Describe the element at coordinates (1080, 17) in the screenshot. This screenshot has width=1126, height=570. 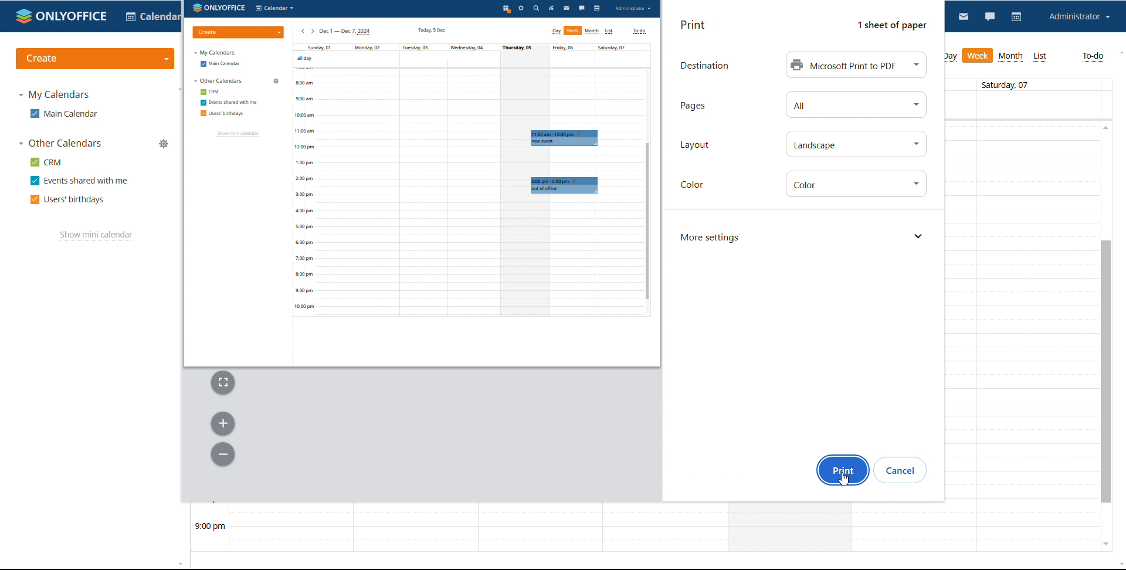
I see `account` at that location.